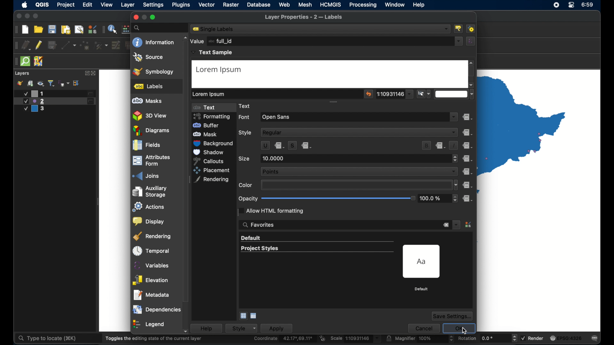 This screenshot has height=345, width=614. Describe the element at coordinates (455, 185) in the screenshot. I see `dropdown menu` at that location.